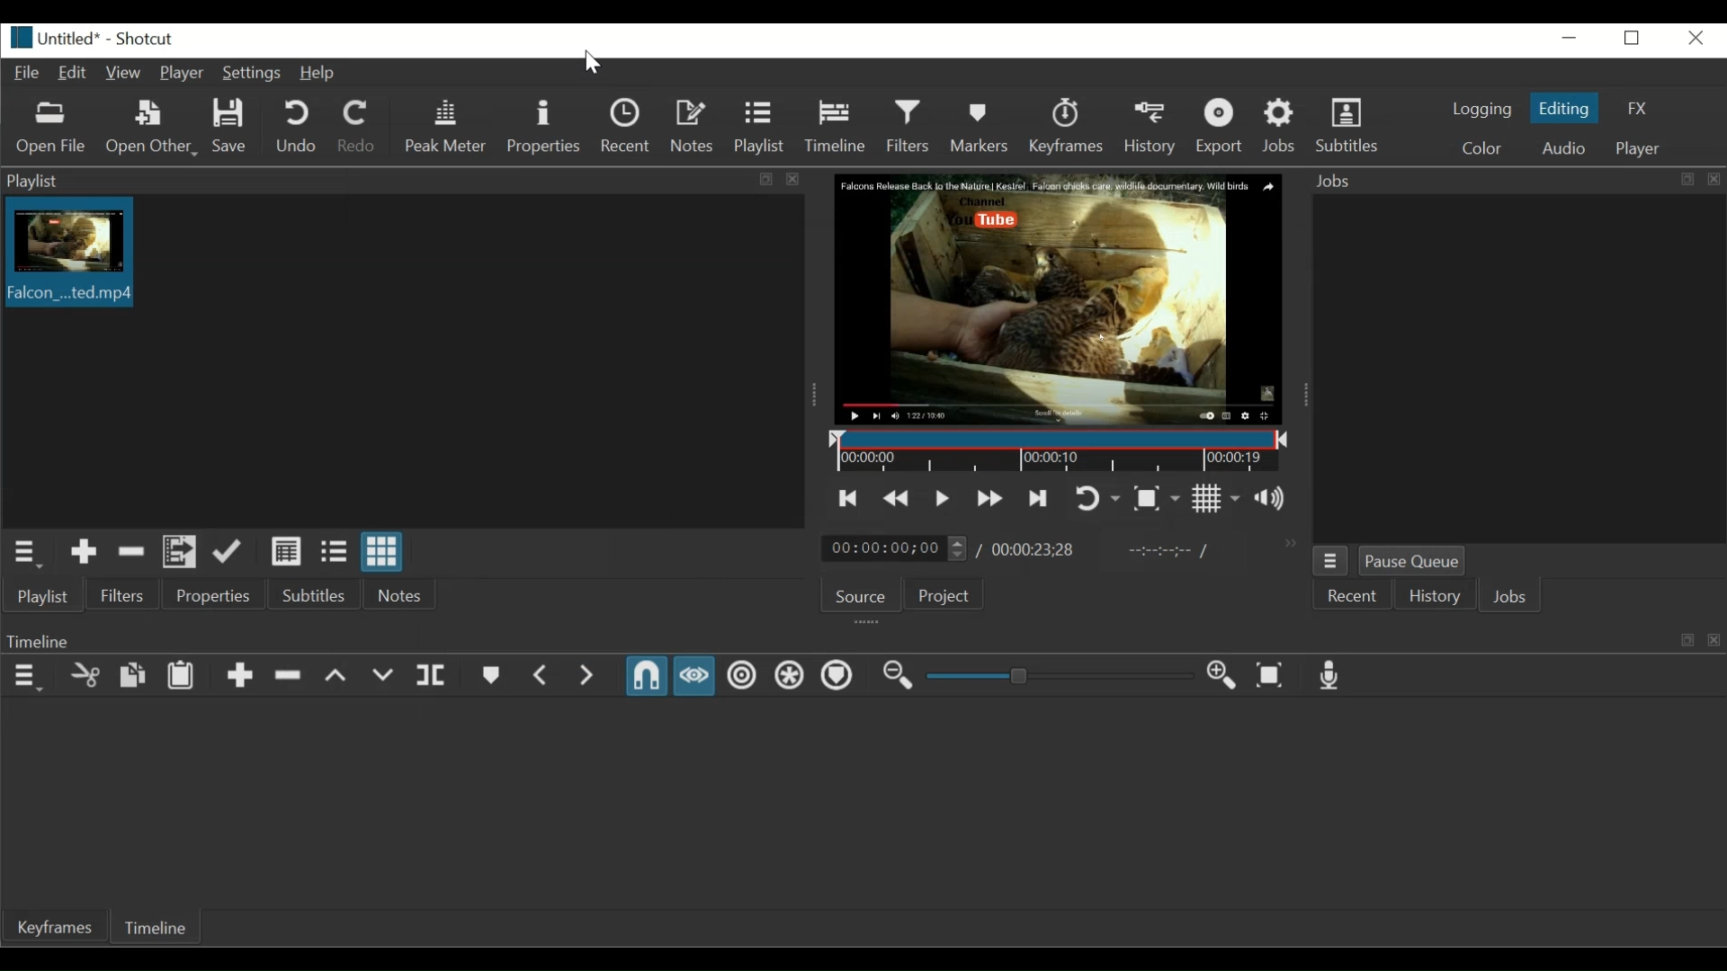  What do you see at coordinates (1482, 108) in the screenshot?
I see `logging` at bounding box center [1482, 108].